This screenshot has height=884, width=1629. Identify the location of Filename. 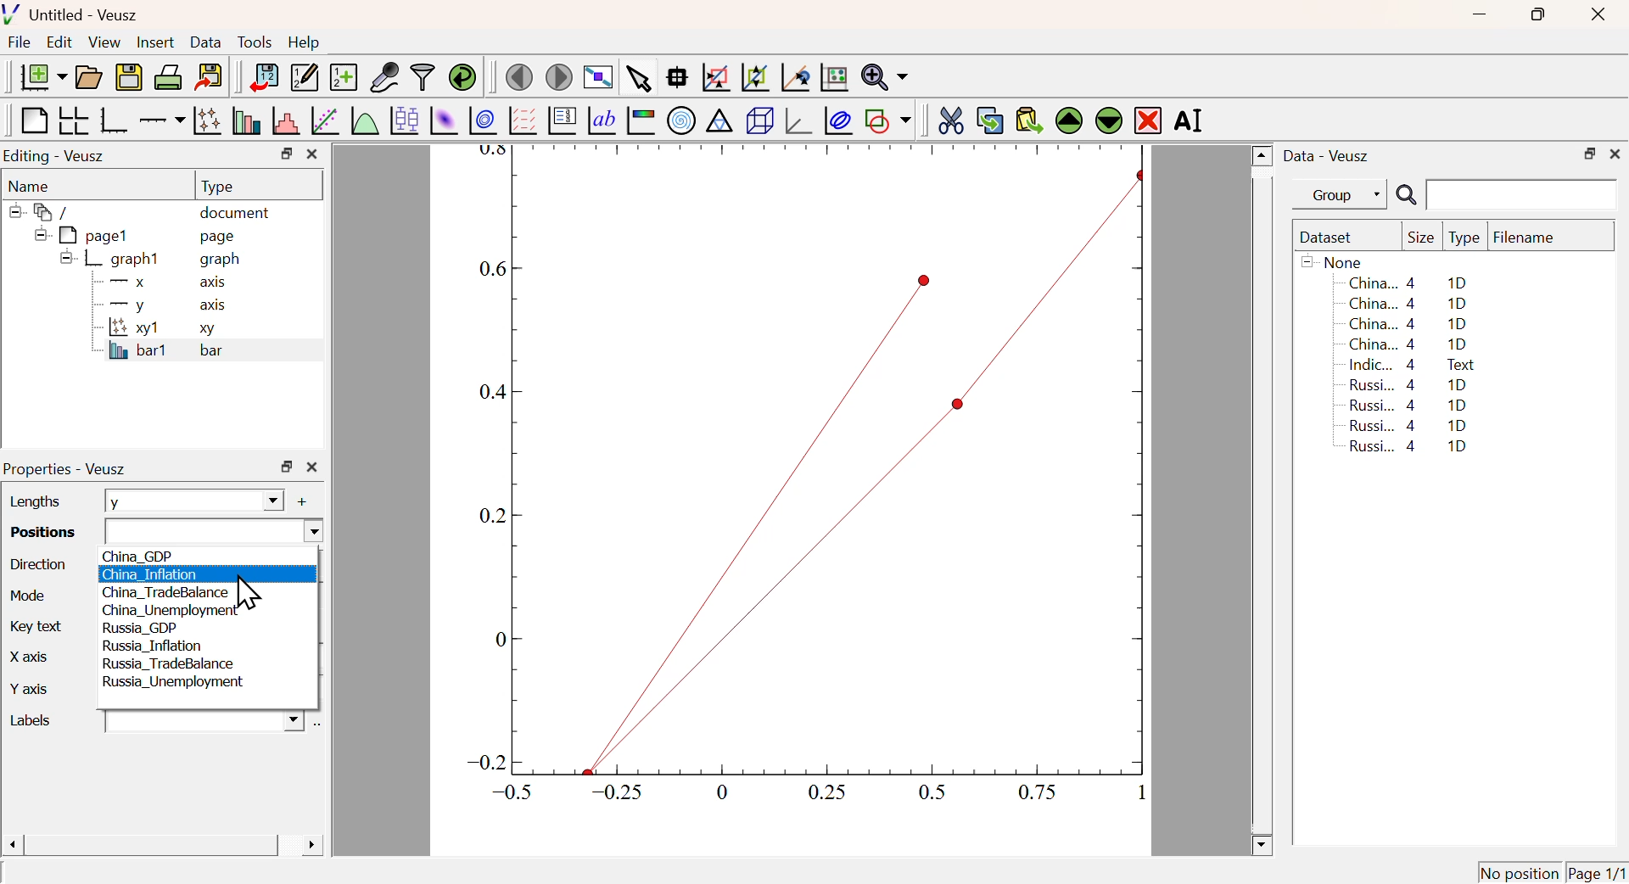
(1532, 238).